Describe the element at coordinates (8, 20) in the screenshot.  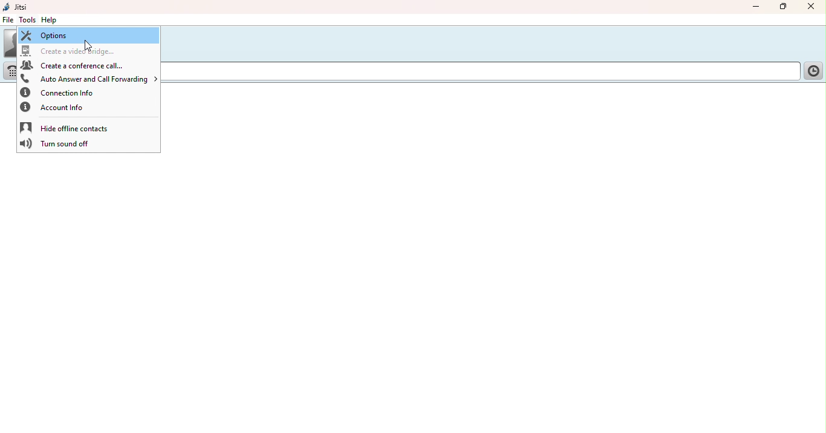
I see `File` at that location.